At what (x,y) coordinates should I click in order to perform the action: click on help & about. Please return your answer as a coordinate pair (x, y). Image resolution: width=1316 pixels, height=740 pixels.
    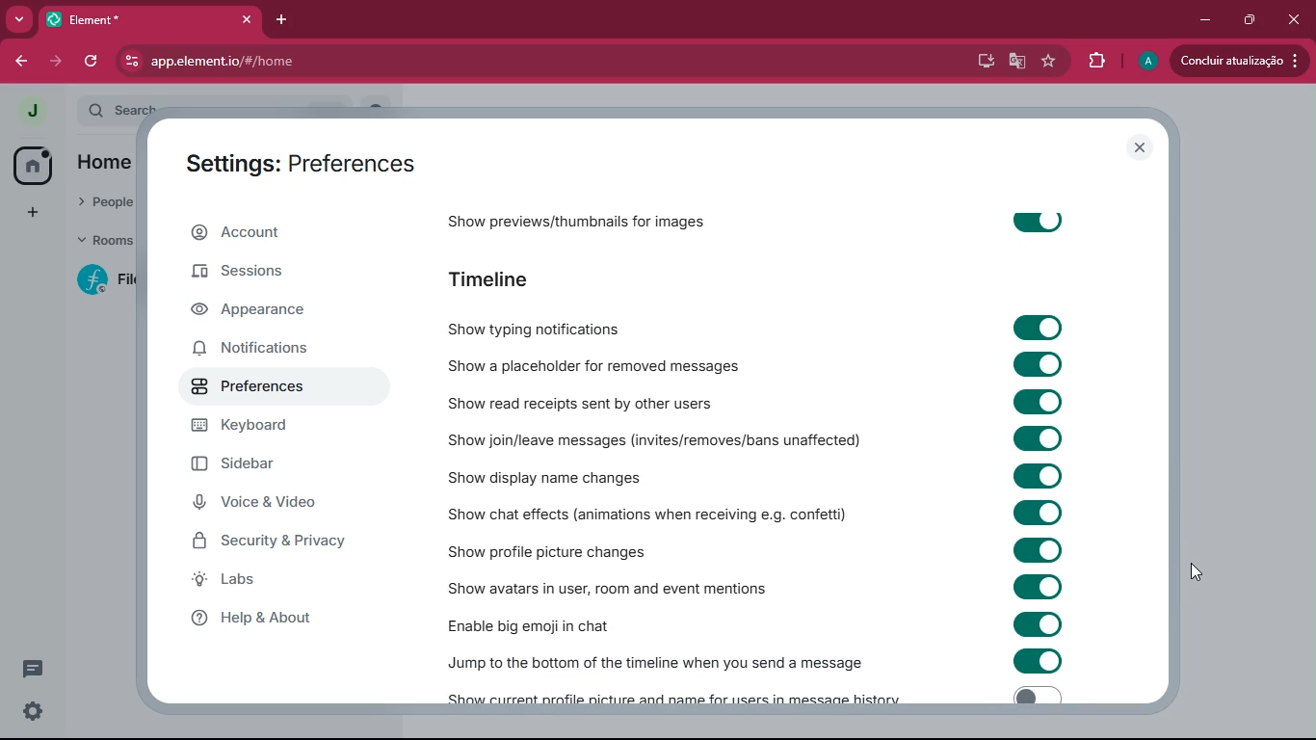
    Looking at the image, I should click on (287, 618).